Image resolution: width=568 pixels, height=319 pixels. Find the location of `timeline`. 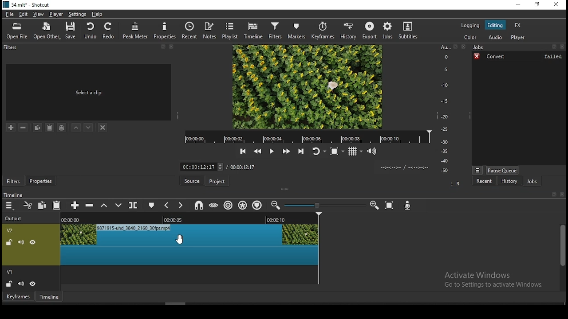

timeline is located at coordinates (193, 218).